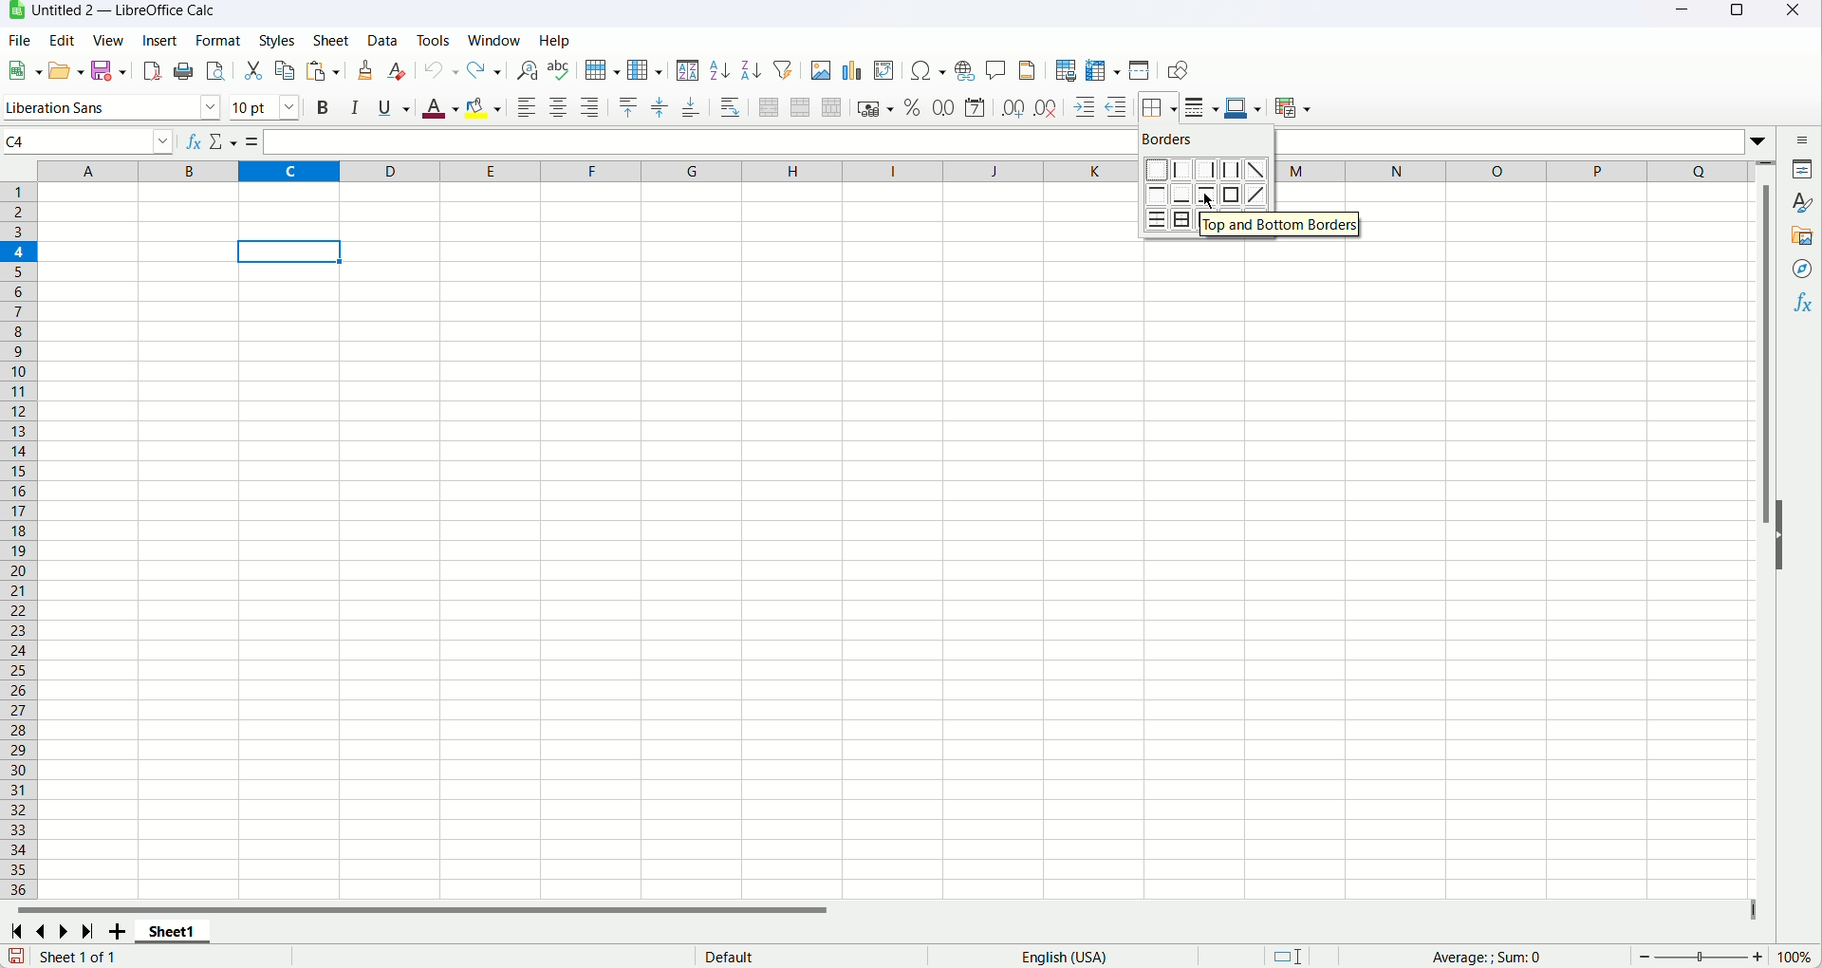 This screenshot has height=968, width=1822. Describe the element at coordinates (195, 144) in the screenshot. I see `Function wizard` at that location.